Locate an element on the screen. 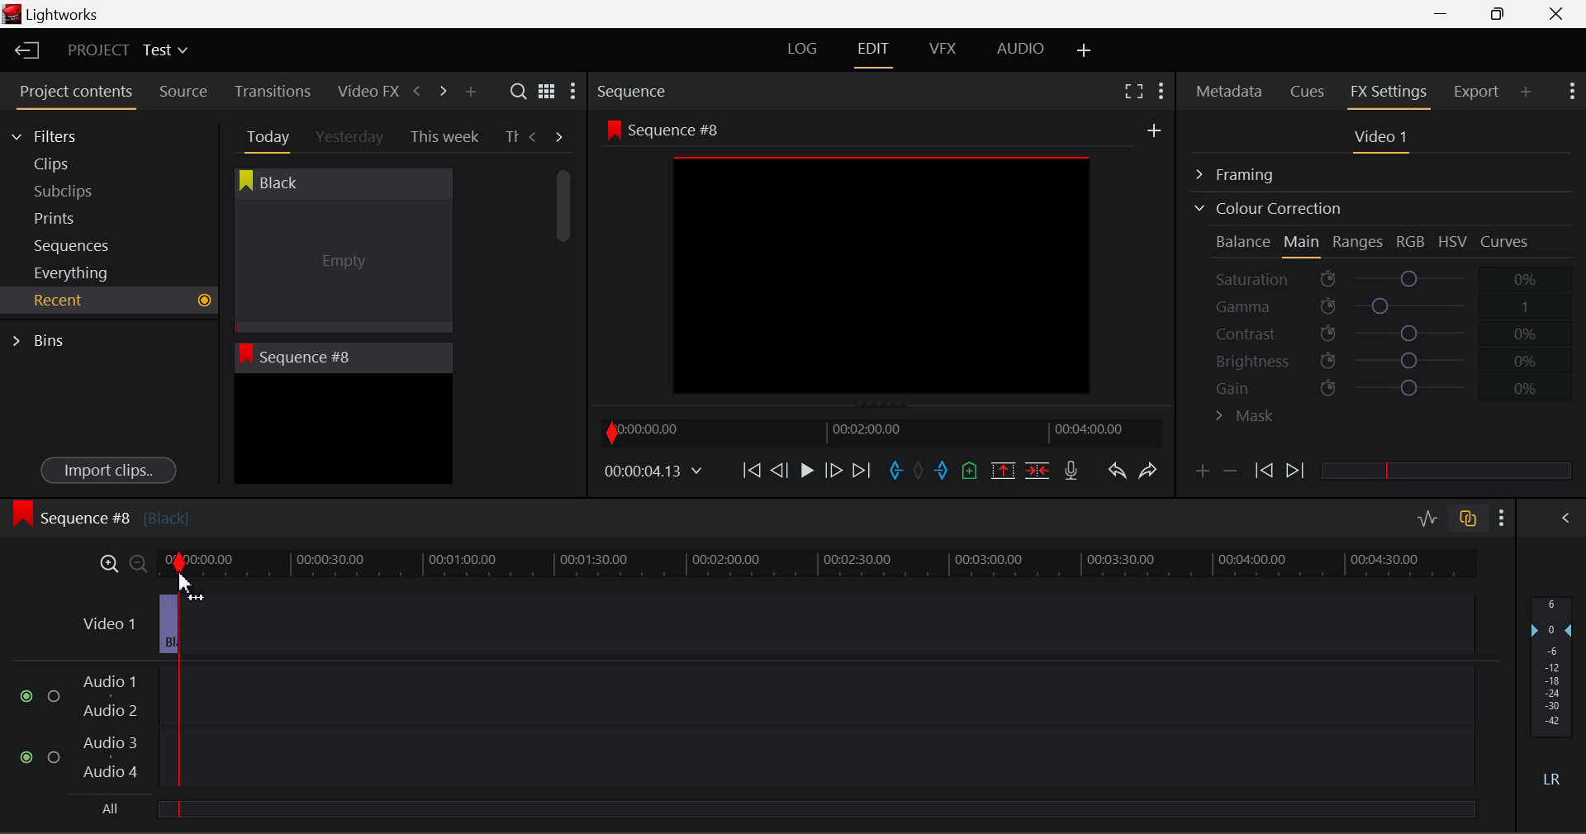 Image resolution: width=1586 pixels, height=834 pixels. Previous Panel is located at coordinates (416, 92).